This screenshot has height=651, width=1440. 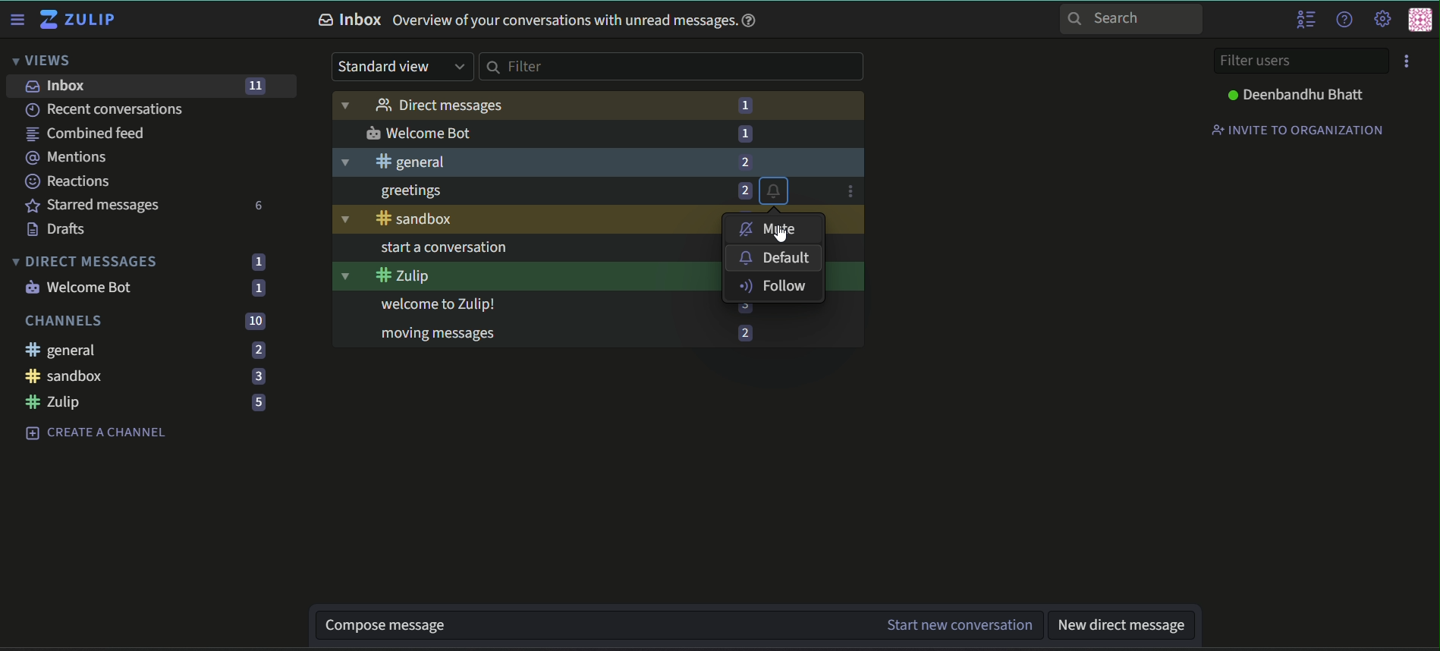 What do you see at coordinates (744, 162) in the screenshot?
I see `number` at bounding box center [744, 162].